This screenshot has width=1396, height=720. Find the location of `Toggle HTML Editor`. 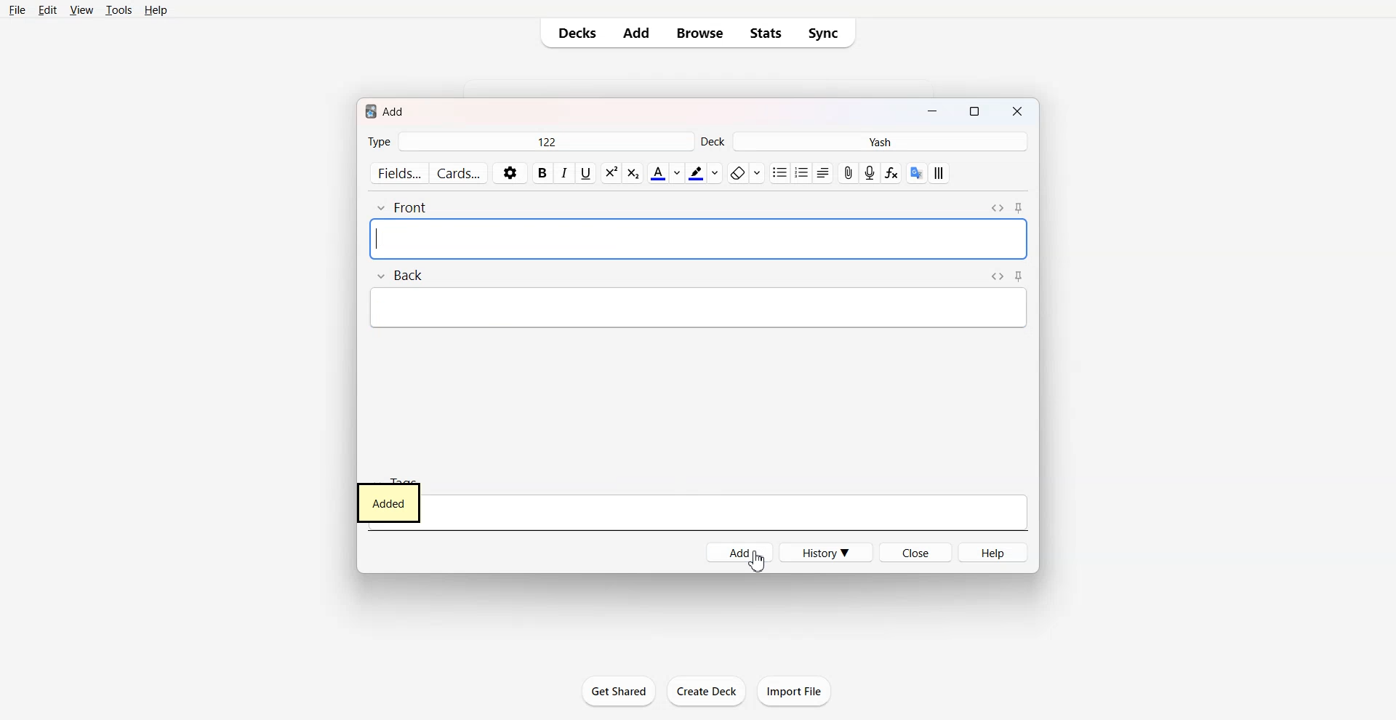

Toggle HTML Editor is located at coordinates (998, 276).